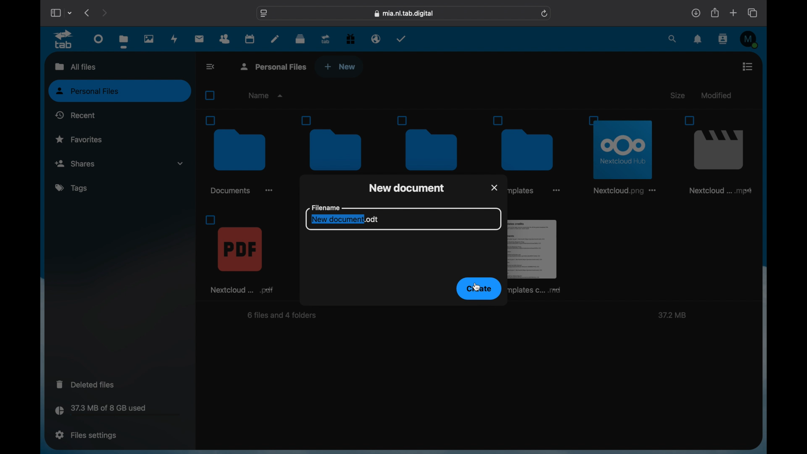  What do you see at coordinates (340, 67) in the screenshot?
I see `new` at bounding box center [340, 67].